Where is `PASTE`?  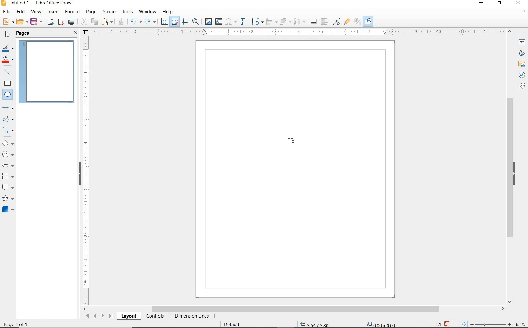 PASTE is located at coordinates (108, 22).